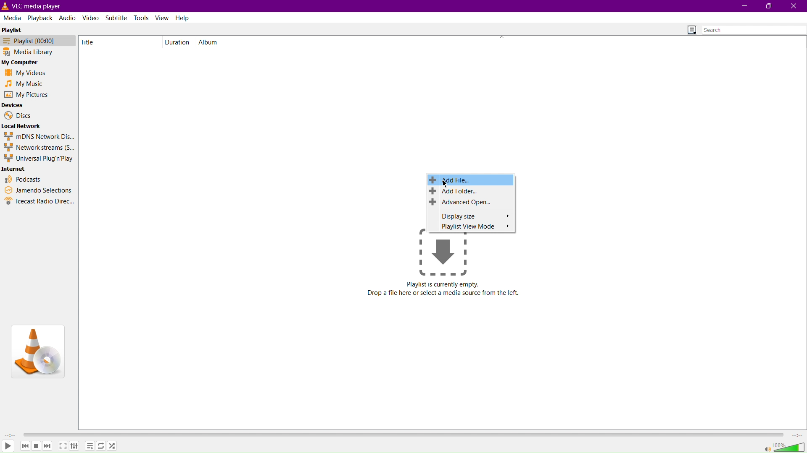  What do you see at coordinates (443, 284) in the screenshot?
I see `Playlist is currently empty.` at bounding box center [443, 284].